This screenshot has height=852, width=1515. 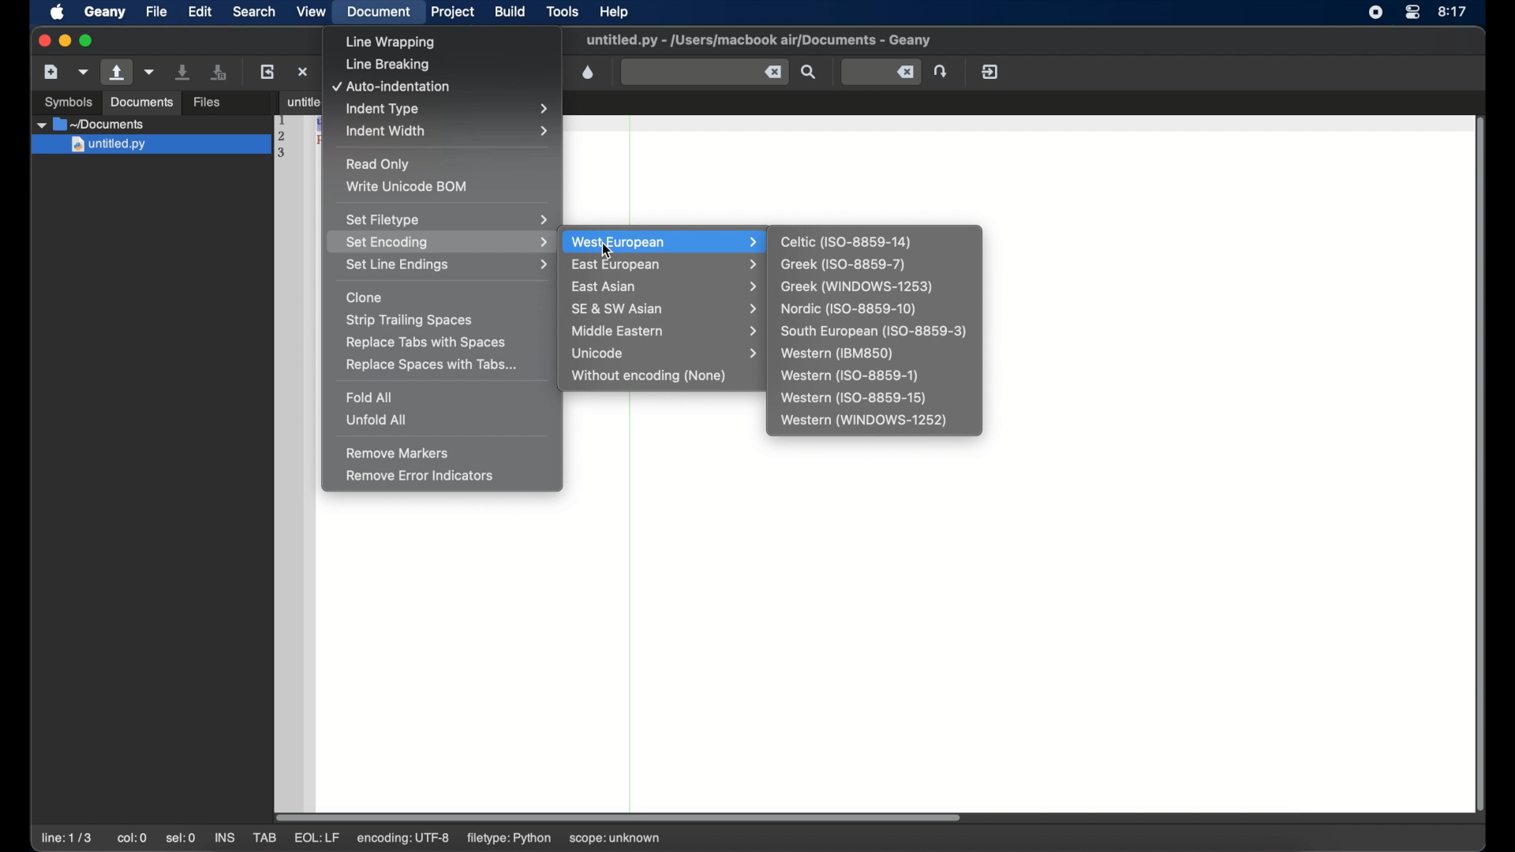 What do you see at coordinates (1375, 13) in the screenshot?
I see `screen recorder icon` at bounding box center [1375, 13].